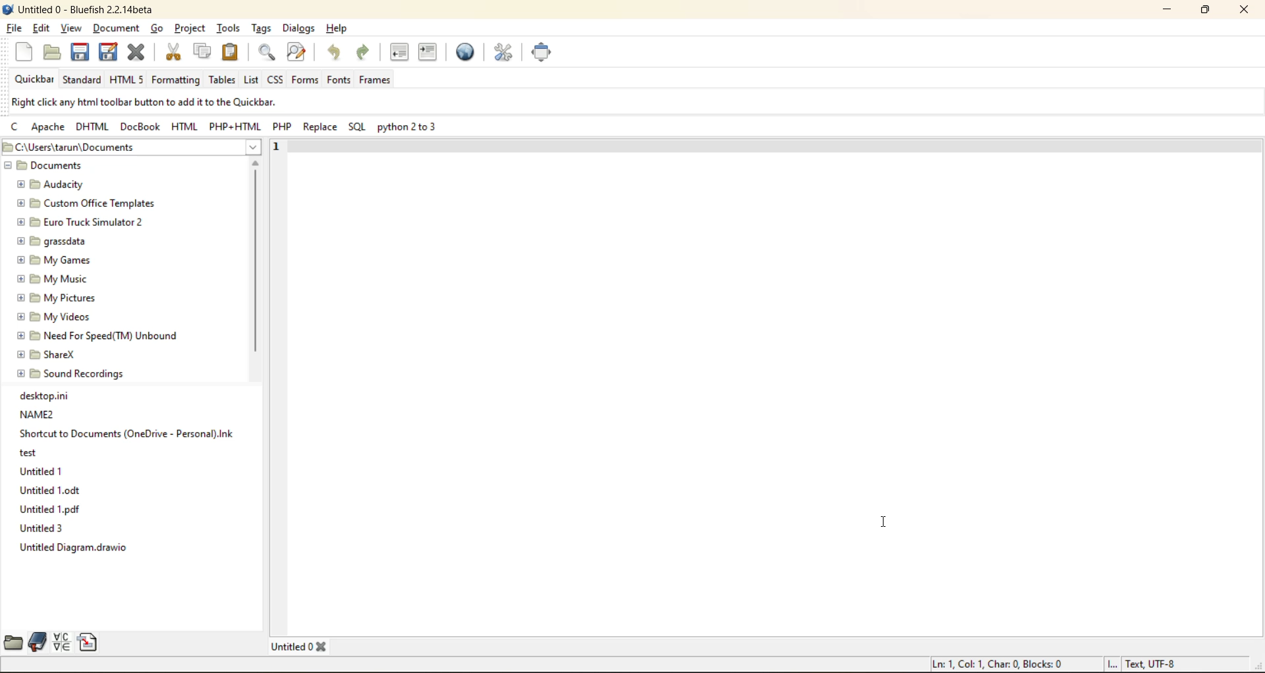  I want to click on unindent, so click(399, 53).